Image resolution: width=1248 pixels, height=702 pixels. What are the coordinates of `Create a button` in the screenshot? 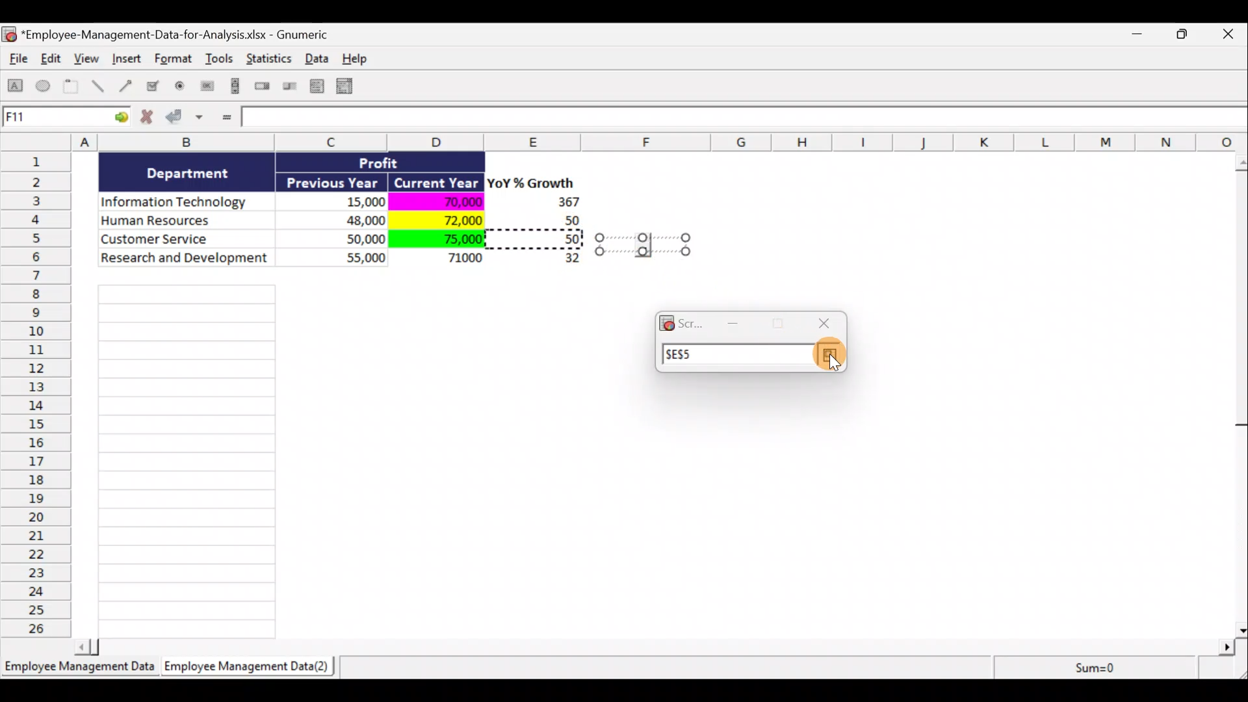 It's located at (206, 89).